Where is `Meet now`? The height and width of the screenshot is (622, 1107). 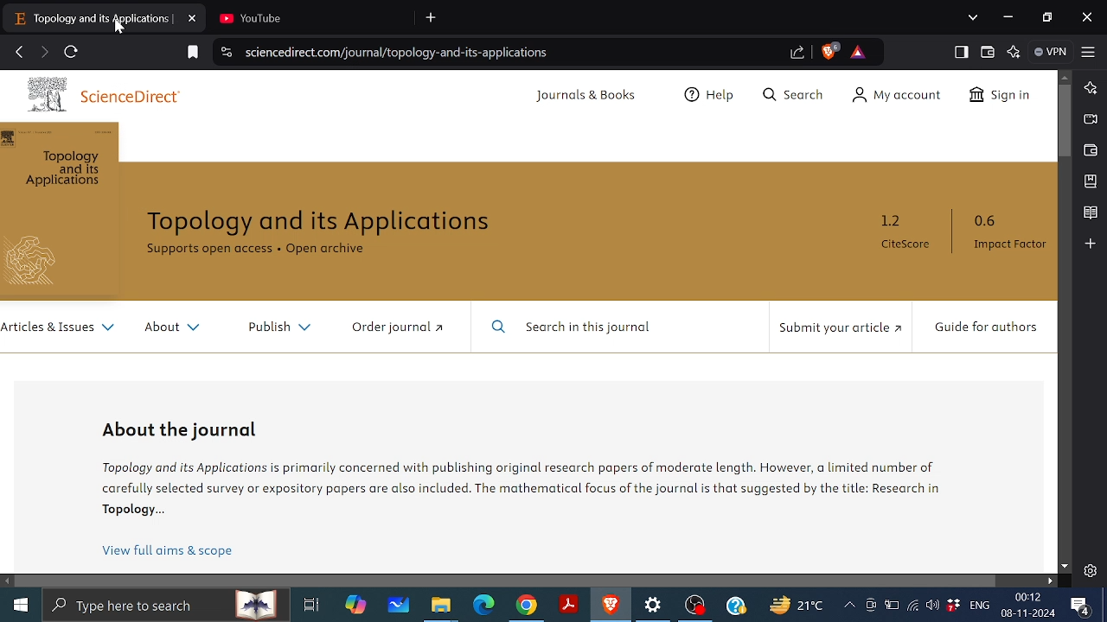 Meet now is located at coordinates (870, 605).